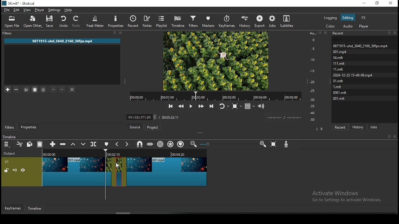 The image size is (399, 224). I want to click on (un)mute, so click(15, 170).